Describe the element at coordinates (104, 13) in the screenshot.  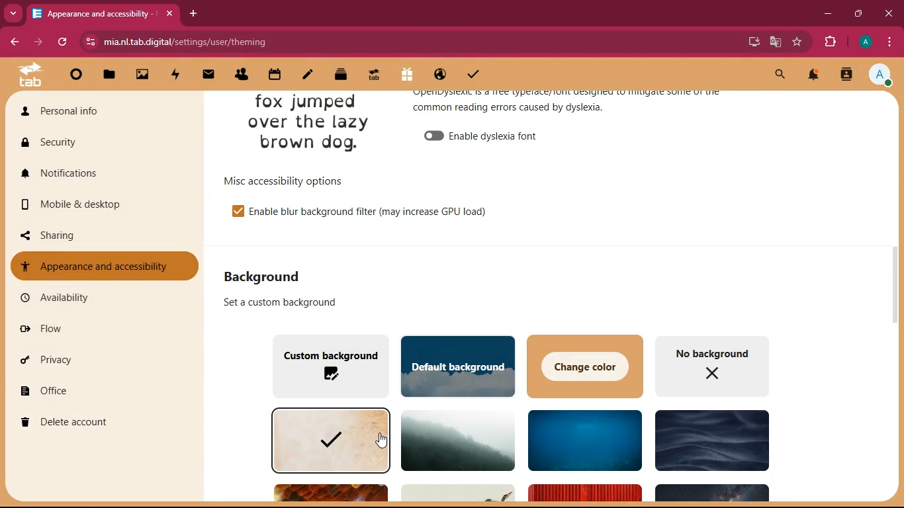
I see `tab` at that location.